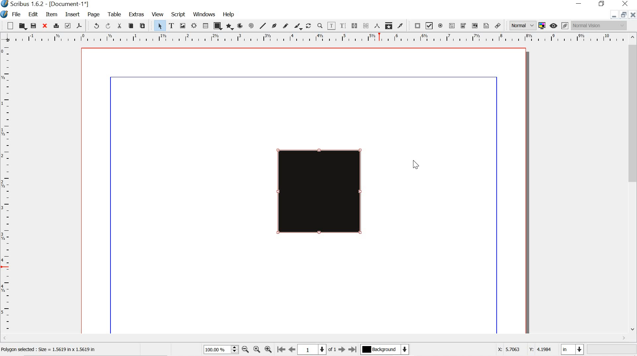  Describe the element at coordinates (95, 15) in the screenshot. I see `page` at that location.